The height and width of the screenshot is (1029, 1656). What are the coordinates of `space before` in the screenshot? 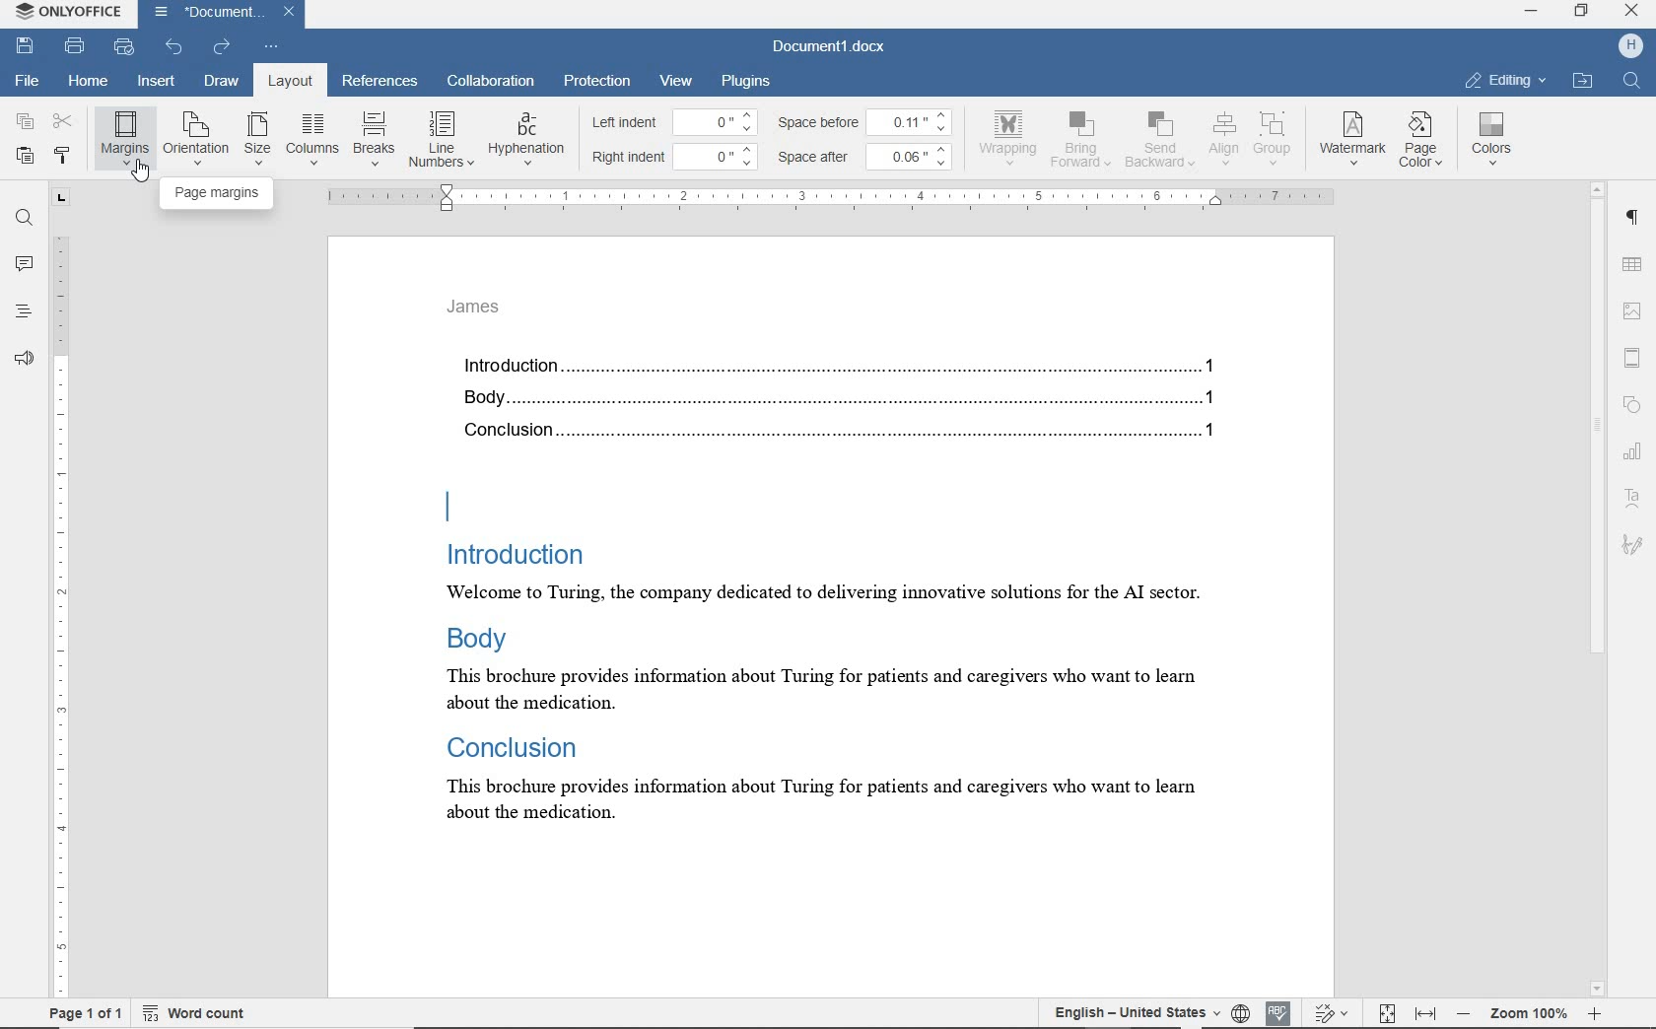 It's located at (821, 122).